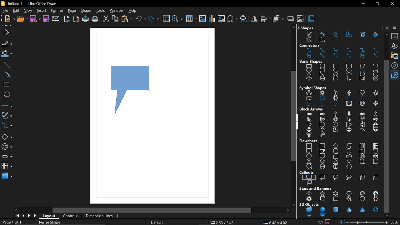 Image resolution: width=400 pixels, height=225 pixels. I want to click on line, so click(6, 64).